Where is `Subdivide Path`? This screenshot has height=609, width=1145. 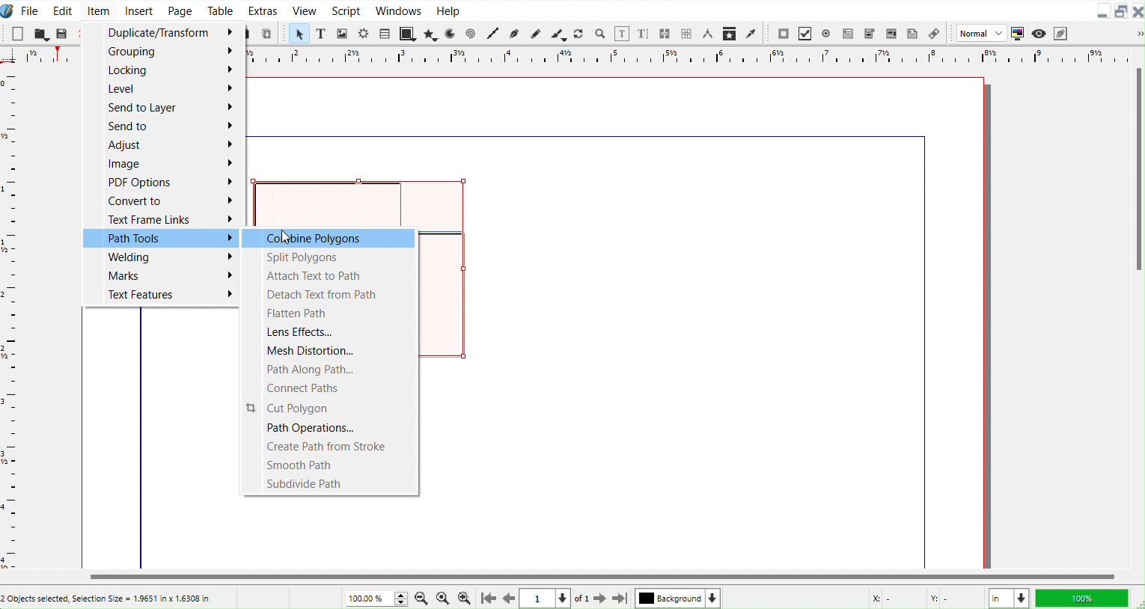
Subdivide Path is located at coordinates (331, 485).